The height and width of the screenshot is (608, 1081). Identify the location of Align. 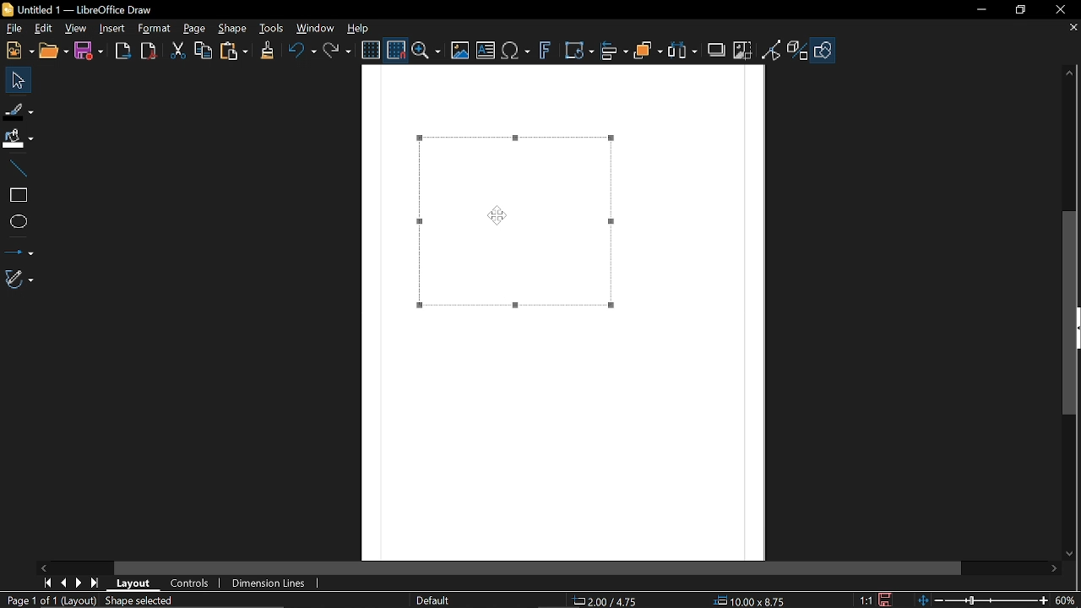
(615, 52).